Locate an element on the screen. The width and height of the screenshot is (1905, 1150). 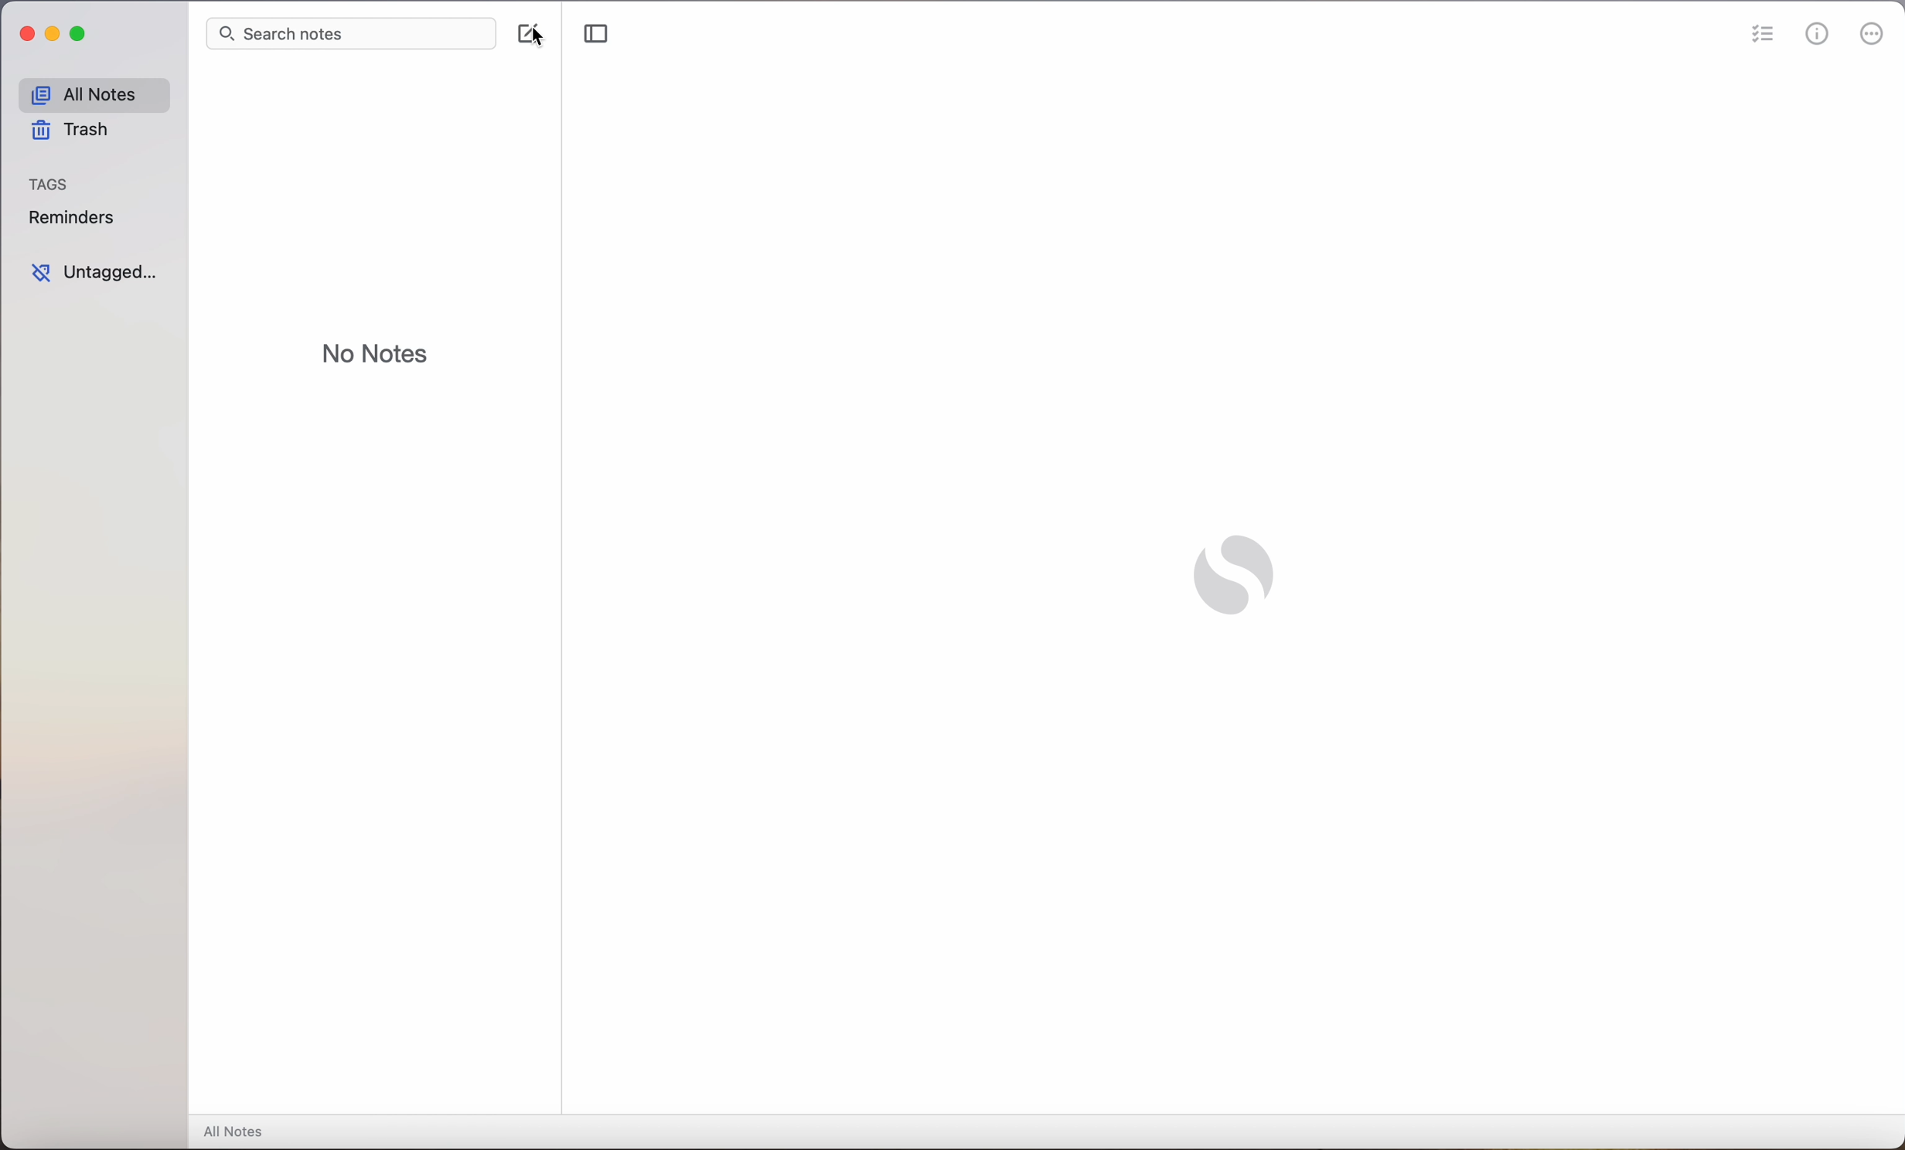
tags is located at coordinates (50, 185).